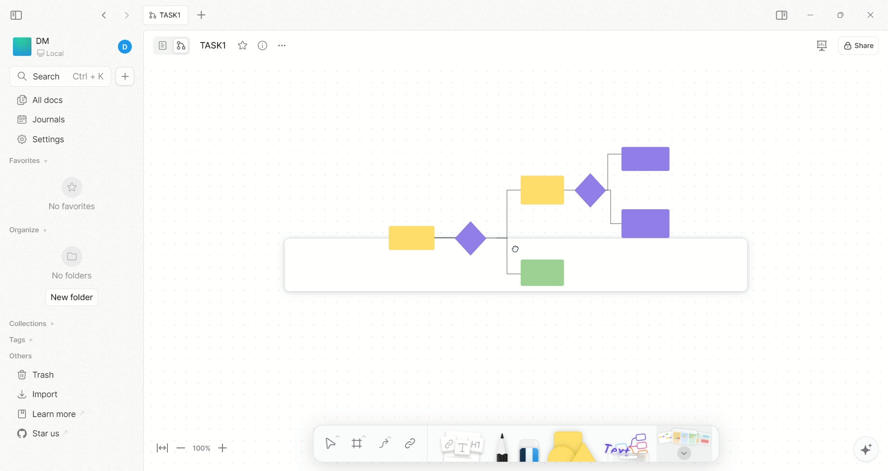 The image size is (888, 471). I want to click on others, so click(23, 356).